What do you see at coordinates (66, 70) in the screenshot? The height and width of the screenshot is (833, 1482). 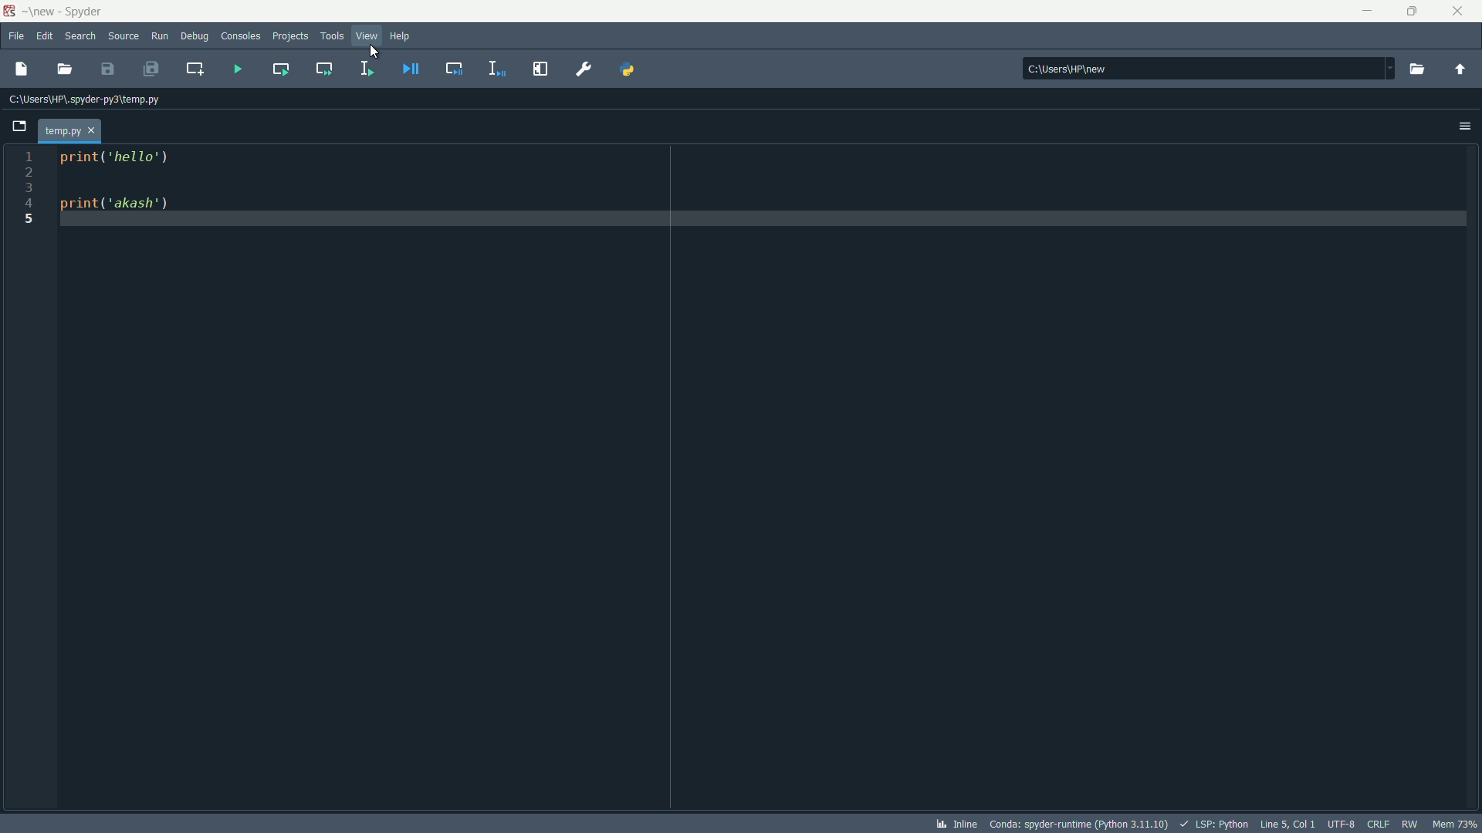 I see `open file` at bounding box center [66, 70].